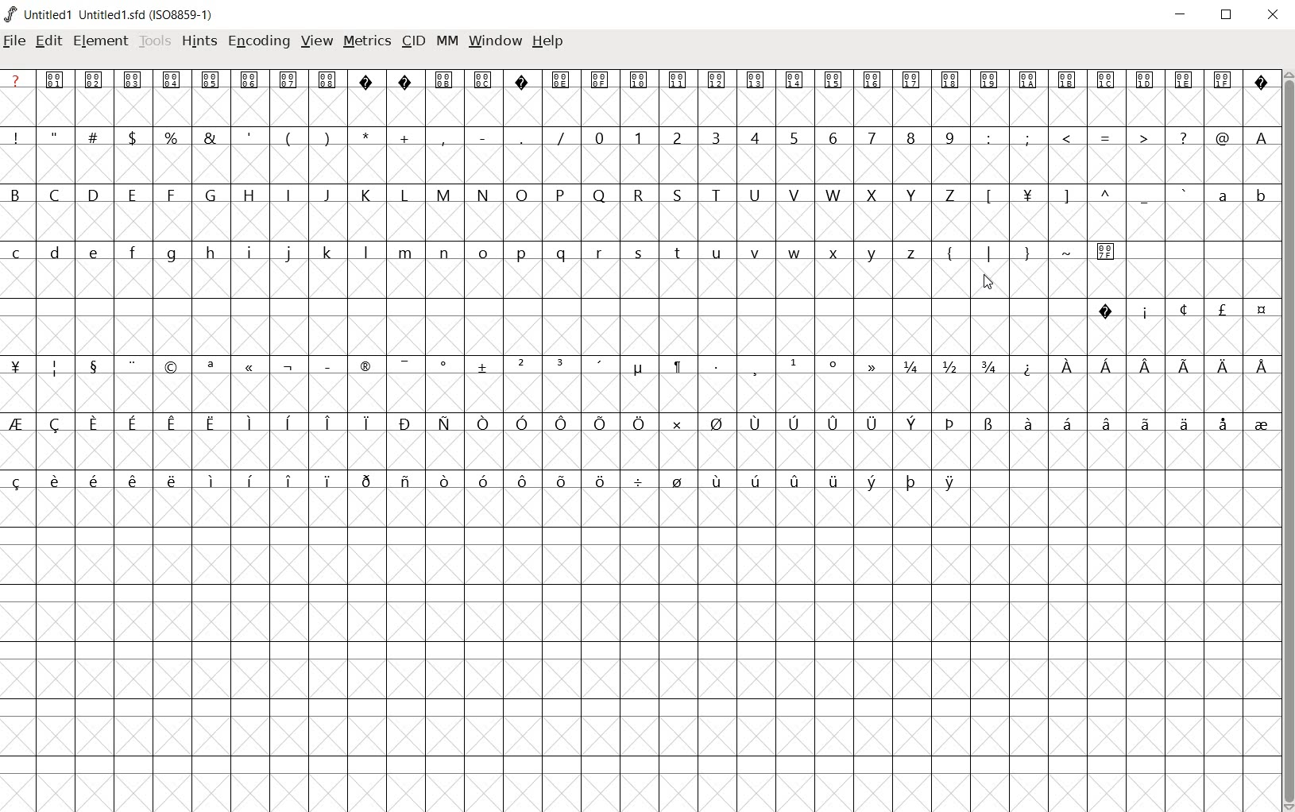 This screenshot has width=1295, height=812. What do you see at coordinates (115, 14) in the screenshot?
I see `Untitled1 Untitled1.sfd (ISO9959-1)` at bounding box center [115, 14].